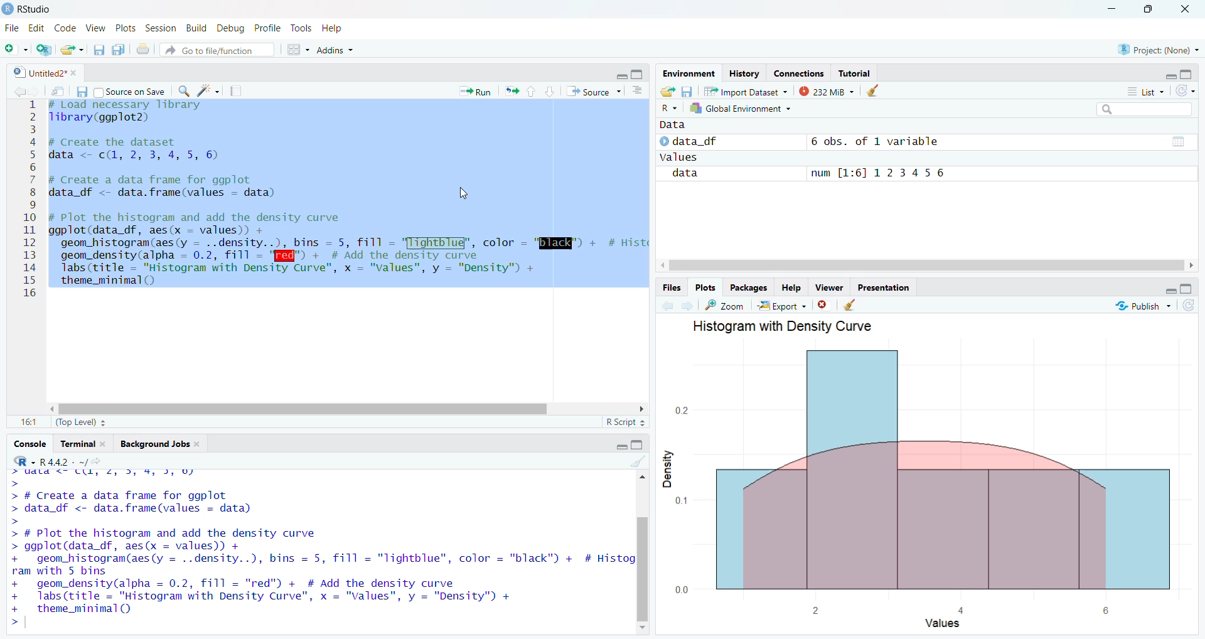 The width and height of the screenshot is (1205, 639). What do you see at coordinates (781, 306) in the screenshot?
I see `export` at bounding box center [781, 306].